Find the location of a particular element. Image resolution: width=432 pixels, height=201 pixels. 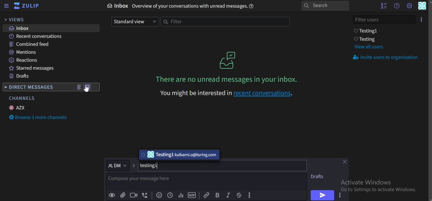

channels is located at coordinates (22, 98).